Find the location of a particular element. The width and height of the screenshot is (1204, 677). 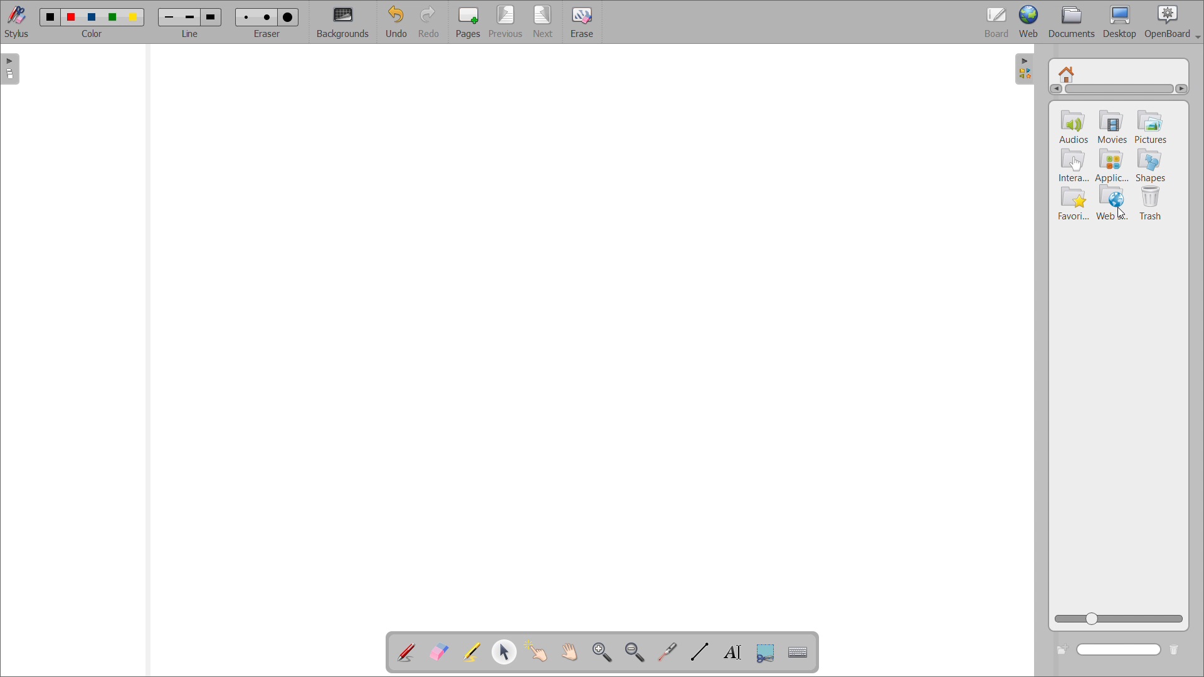

select object and modify is located at coordinates (504, 651).